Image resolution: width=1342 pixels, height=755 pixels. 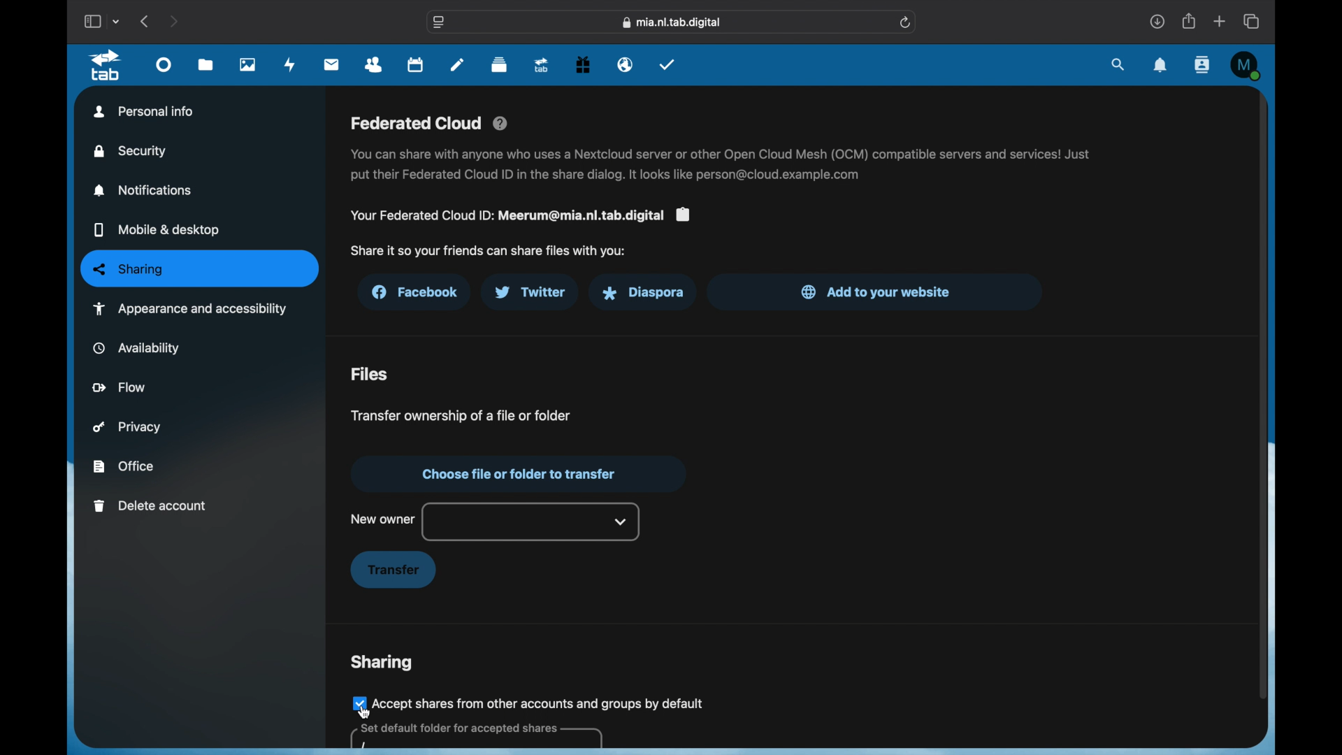 What do you see at coordinates (157, 231) in the screenshot?
I see `mobile and desktop` at bounding box center [157, 231].